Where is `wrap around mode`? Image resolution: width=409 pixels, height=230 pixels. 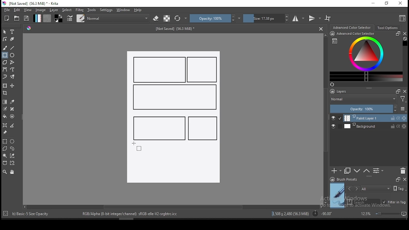 wrap around mode is located at coordinates (328, 18).